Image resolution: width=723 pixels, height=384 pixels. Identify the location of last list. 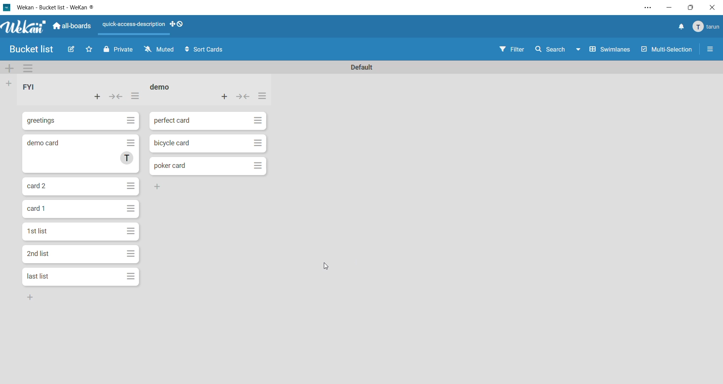
(81, 277).